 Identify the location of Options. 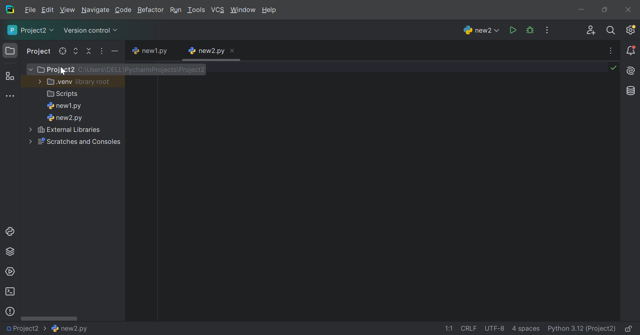
(102, 51).